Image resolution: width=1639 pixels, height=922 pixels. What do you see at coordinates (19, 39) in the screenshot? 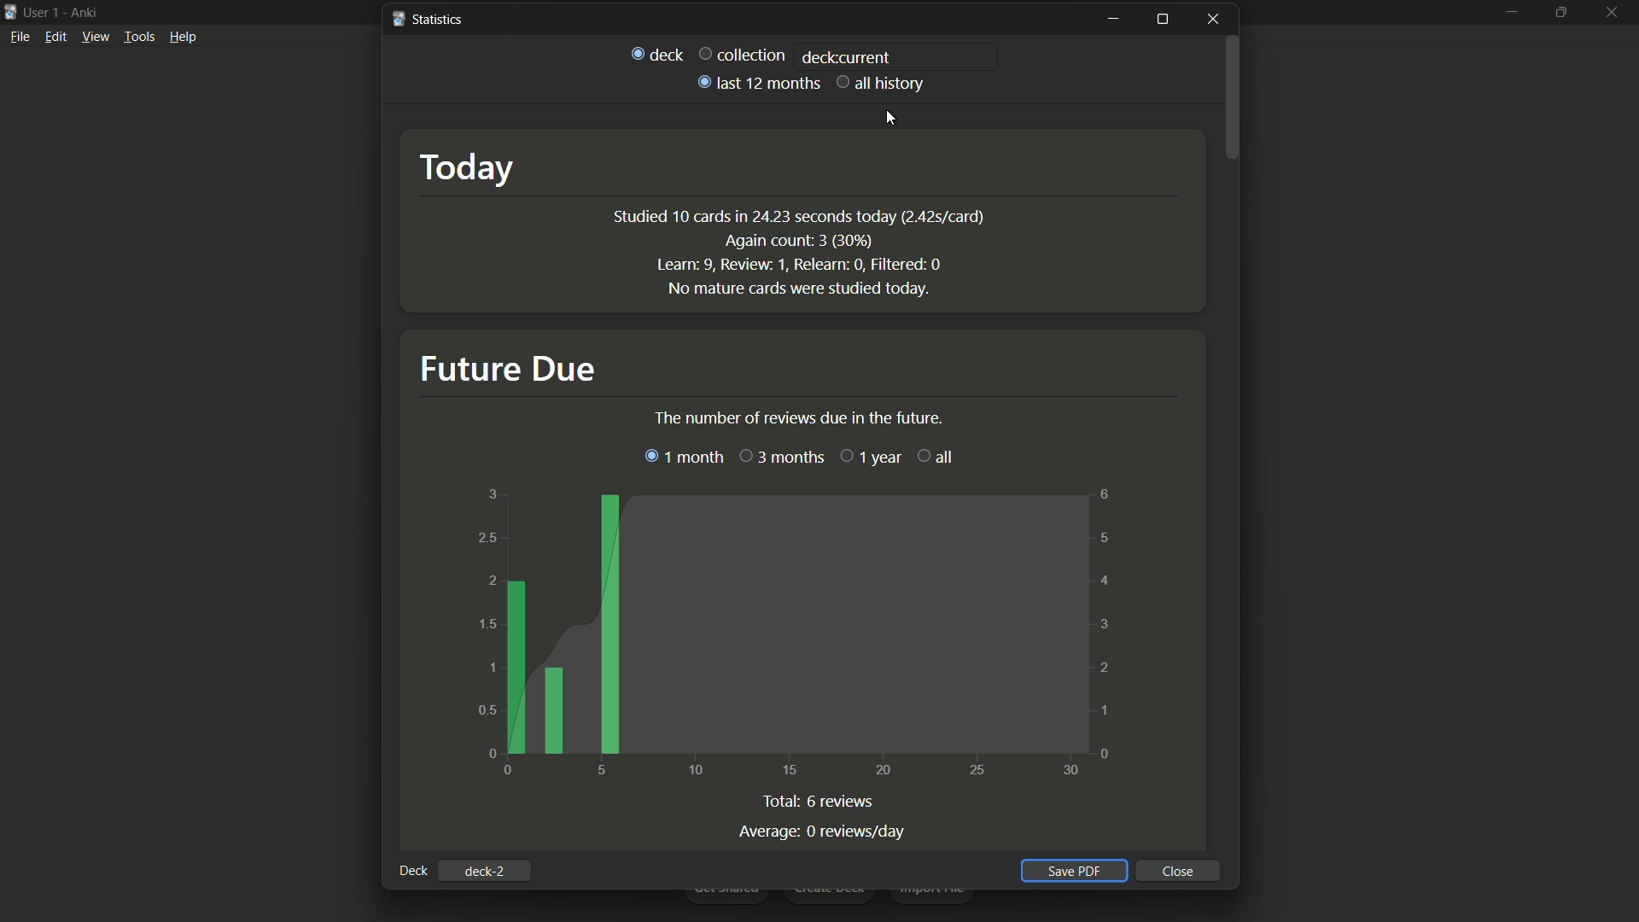
I see `file` at bounding box center [19, 39].